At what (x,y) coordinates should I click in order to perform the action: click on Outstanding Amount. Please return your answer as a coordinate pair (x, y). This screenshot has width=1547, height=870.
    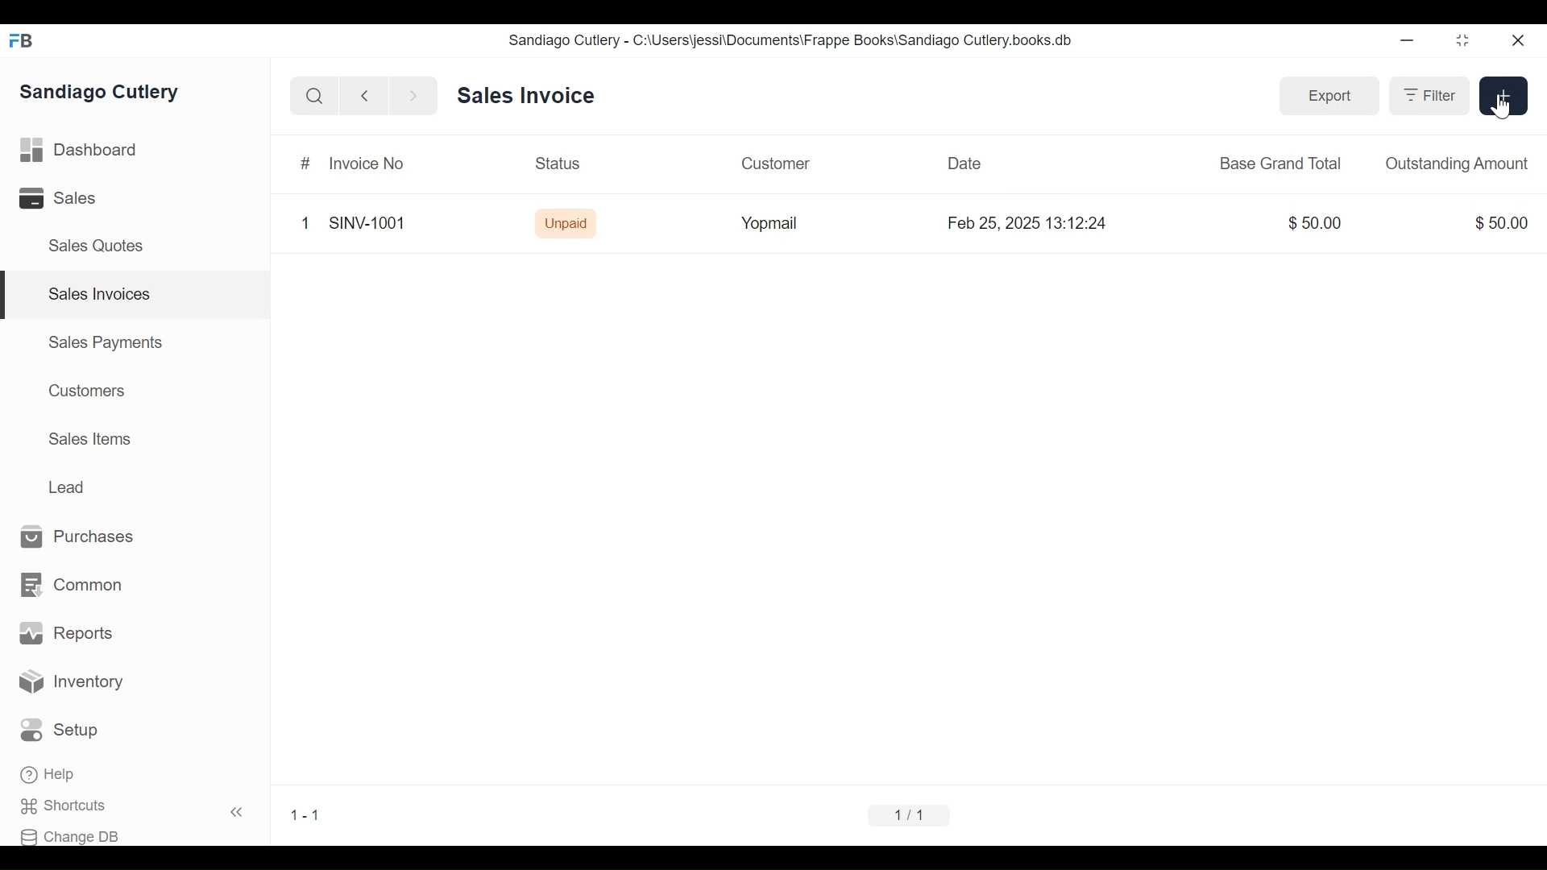
    Looking at the image, I should click on (1457, 167).